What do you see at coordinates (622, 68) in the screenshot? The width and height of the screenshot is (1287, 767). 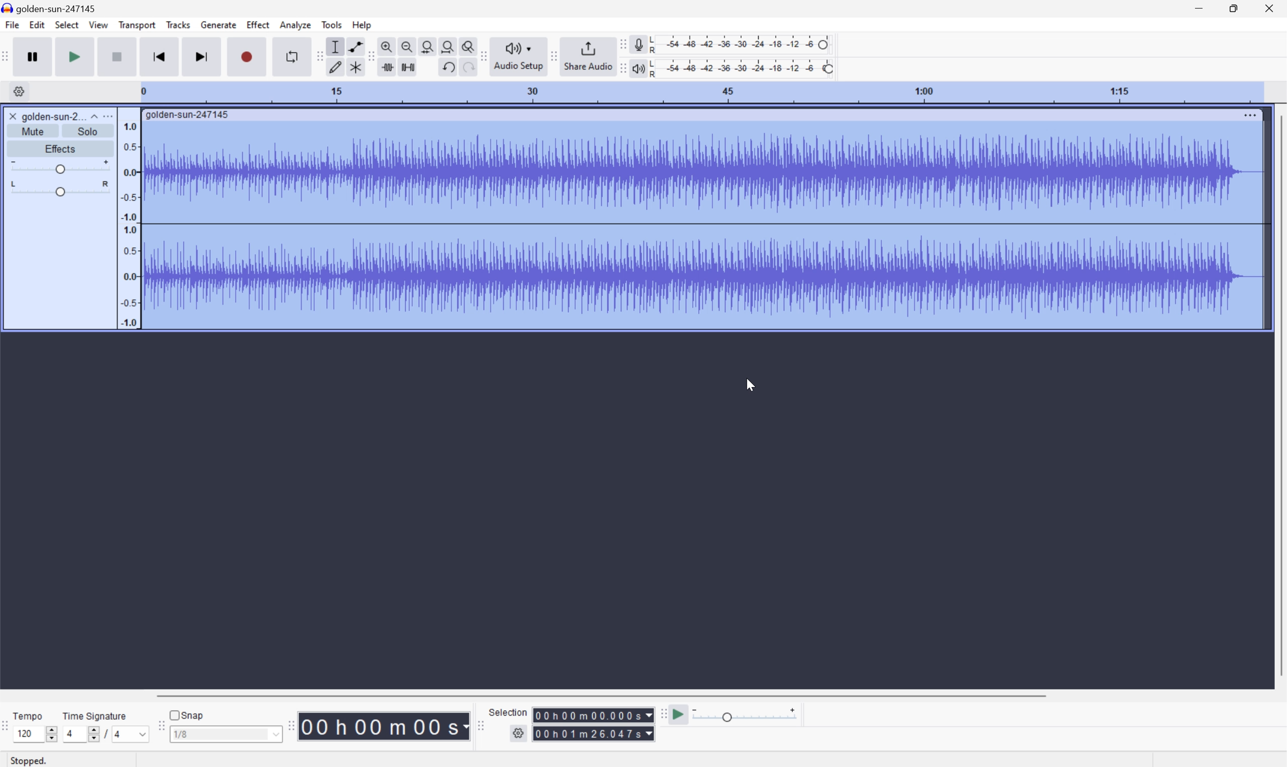 I see `Audacity playback meter toolbar` at bounding box center [622, 68].